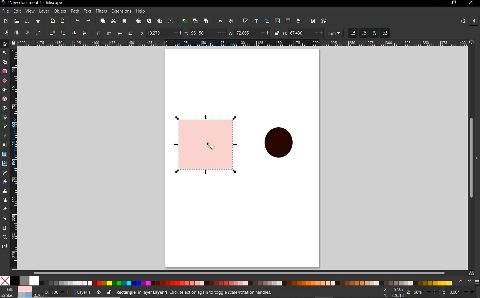  Describe the element at coordinates (239, 272) in the screenshot. I see `scrollbar` at that location.